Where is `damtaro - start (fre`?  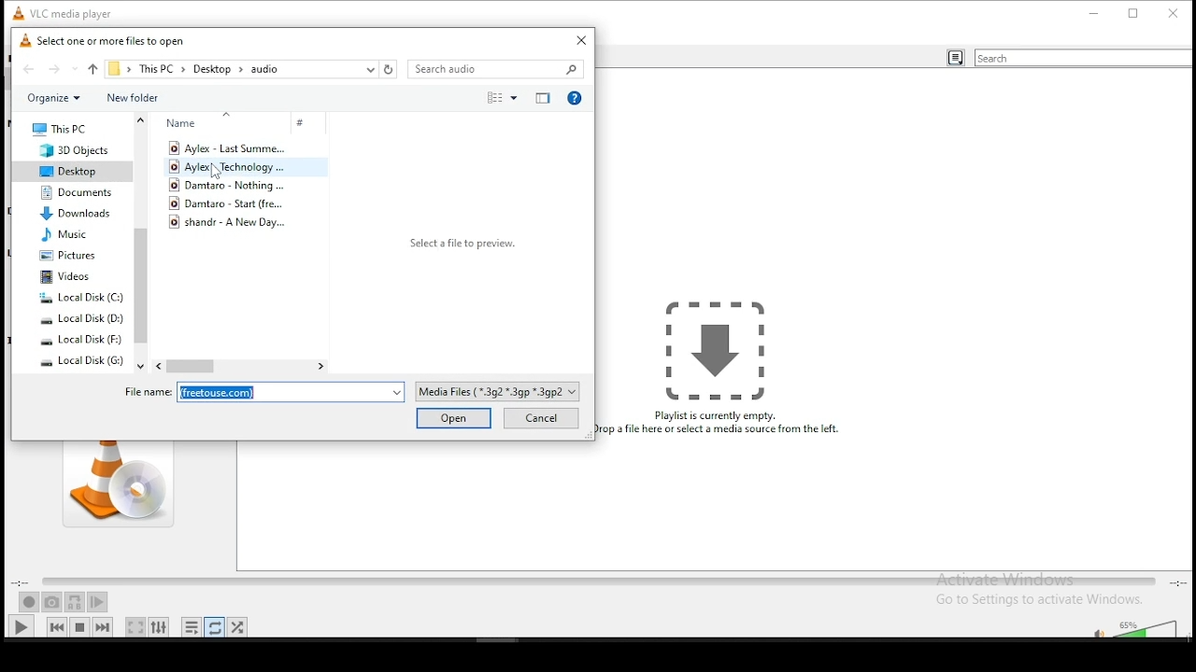
damtaro - start (fre is located at coordinates (235, 203).